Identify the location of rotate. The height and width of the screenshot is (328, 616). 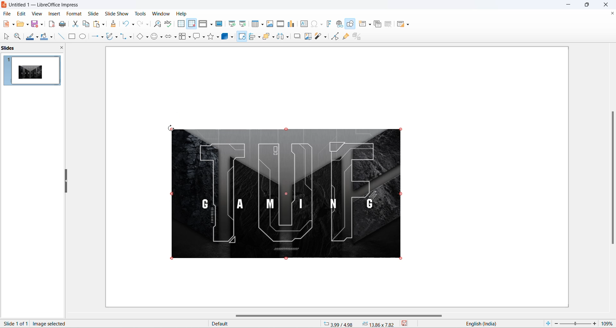
(241, 39).